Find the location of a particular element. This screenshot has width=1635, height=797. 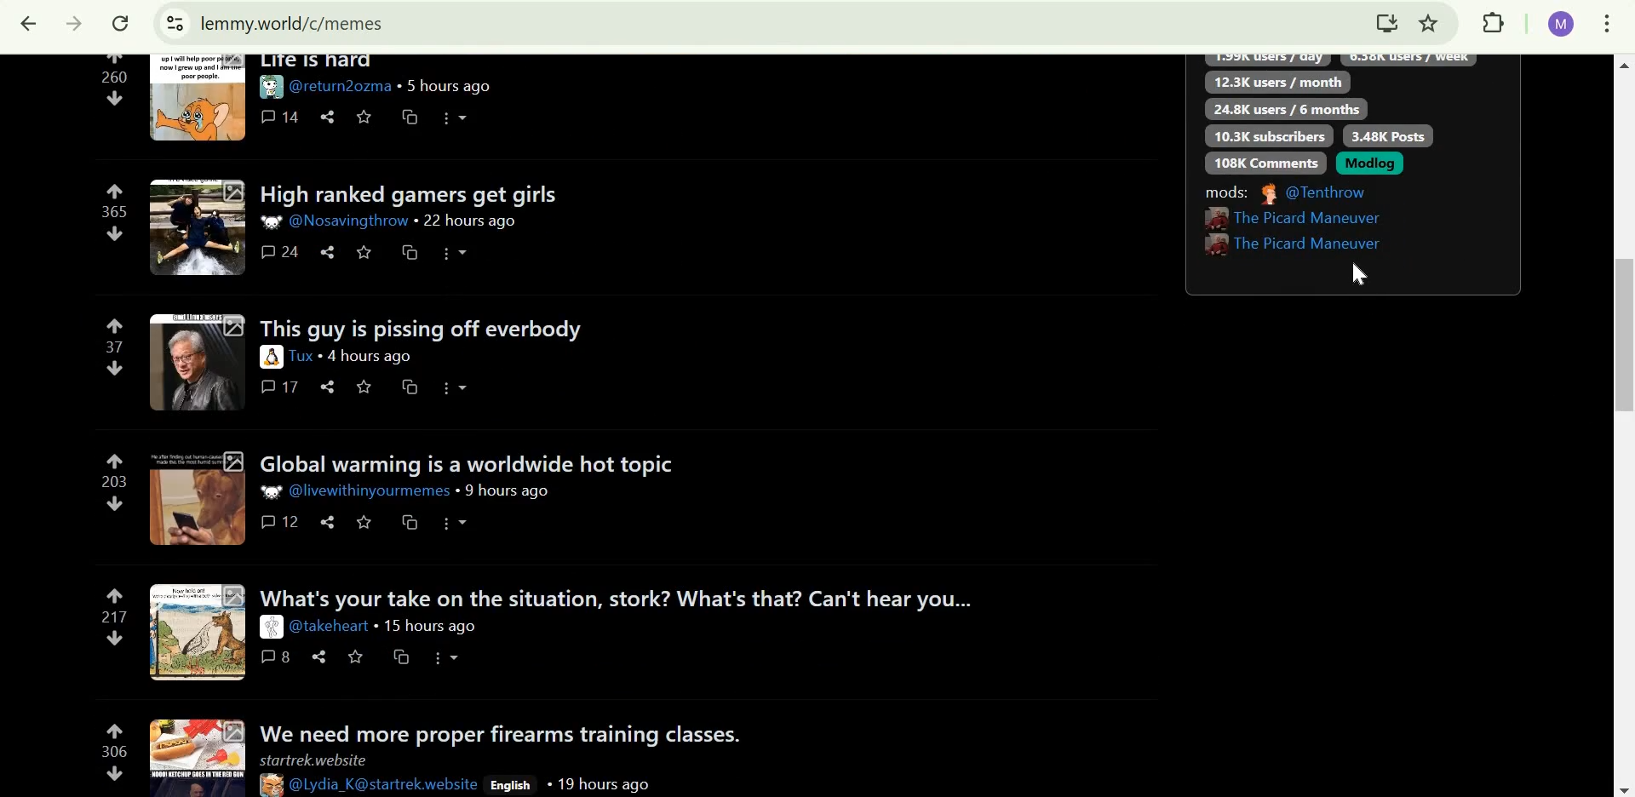

picture is located at coordinates (1266, 194).